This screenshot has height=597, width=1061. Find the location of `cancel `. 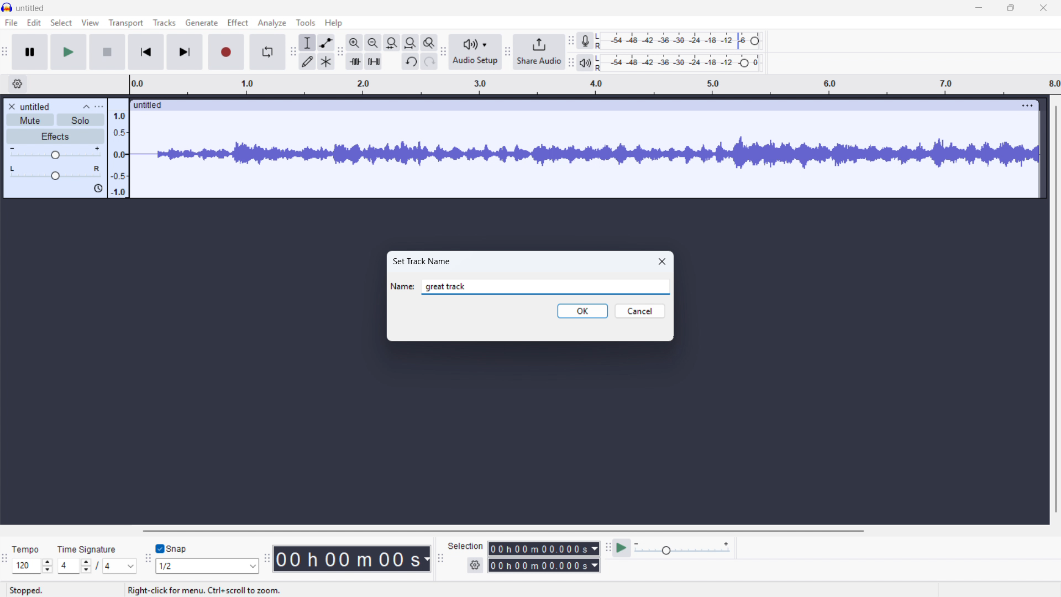

cancel  is located at coordinates (640, 311).